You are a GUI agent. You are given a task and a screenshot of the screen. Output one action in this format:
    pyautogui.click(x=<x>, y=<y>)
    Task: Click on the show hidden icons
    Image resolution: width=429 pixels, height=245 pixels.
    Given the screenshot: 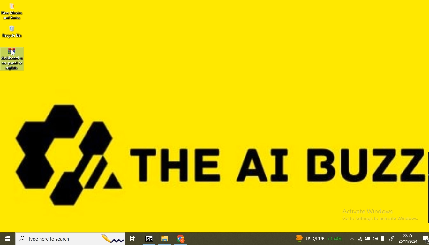 What is the action you would take?
    pyautogui.click(x=351, y=239)
    